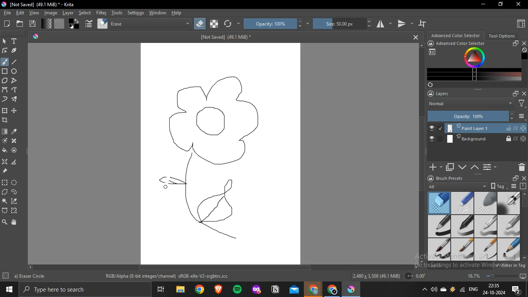  Describe the element at coordinates (486, 250) in the screenshot. I see `basic 6 details` at that location.